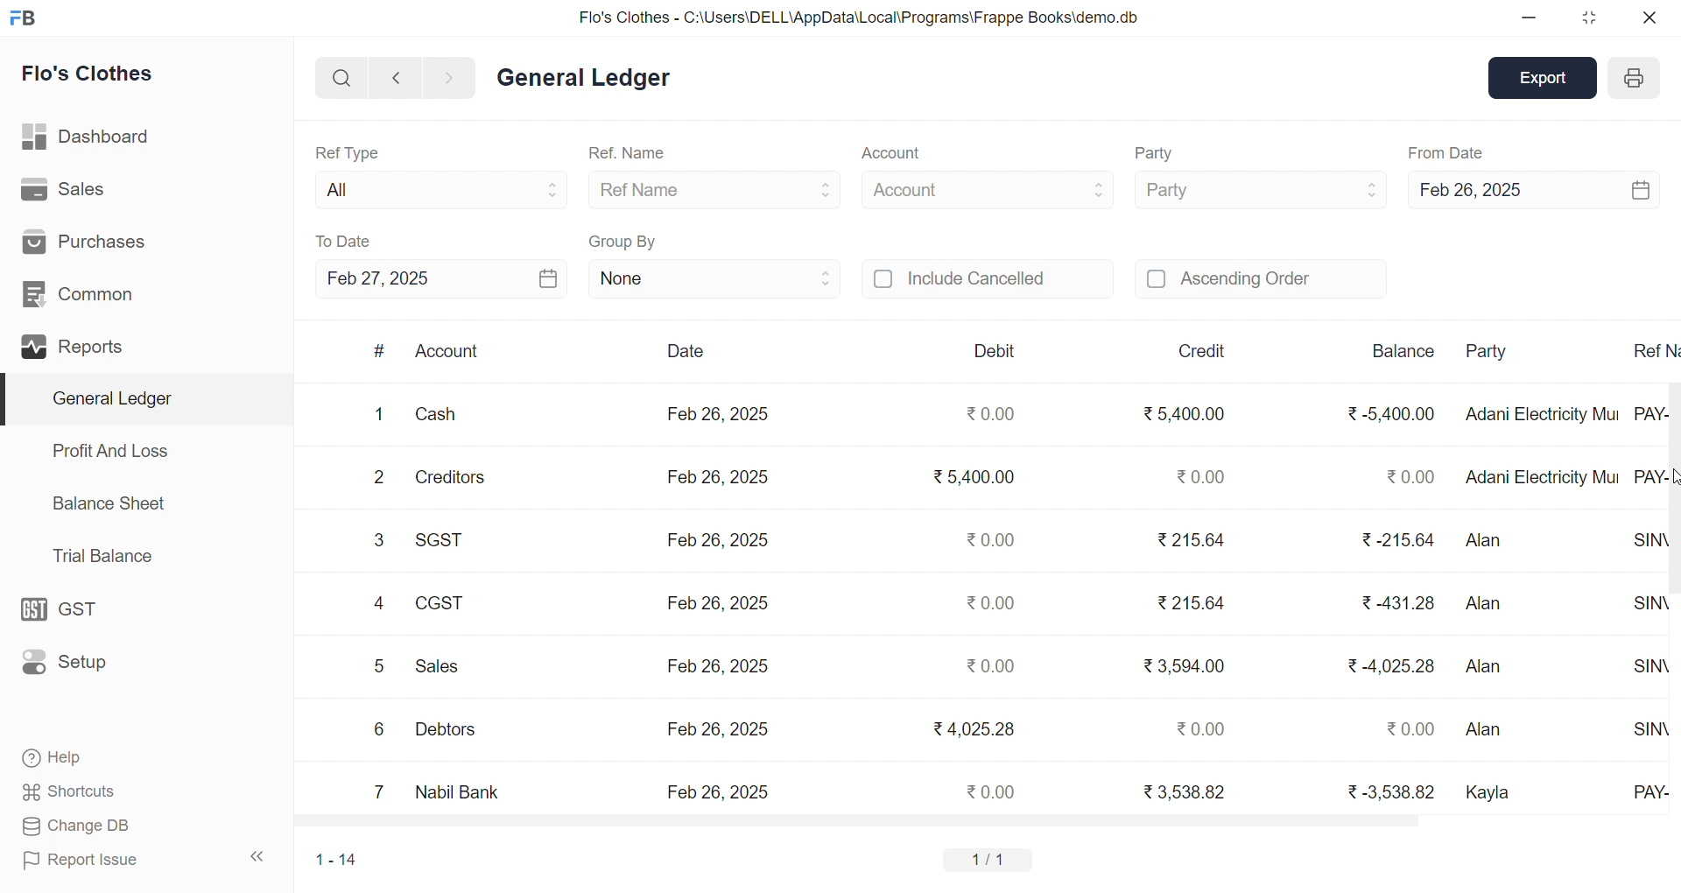 The width and height of the screenshot is (1681, 893). Describe the element at coordinates (1259, 188) in the screenshot. I see `Party` at that location.